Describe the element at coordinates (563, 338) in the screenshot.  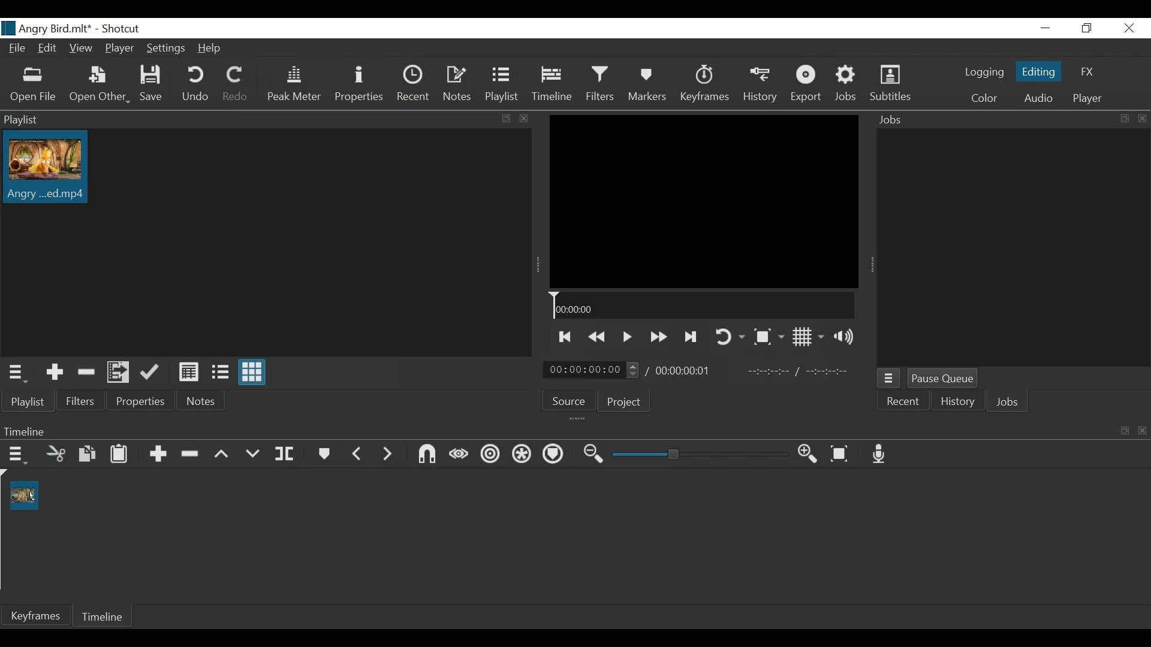
I see `Skip to the next point` at that location.